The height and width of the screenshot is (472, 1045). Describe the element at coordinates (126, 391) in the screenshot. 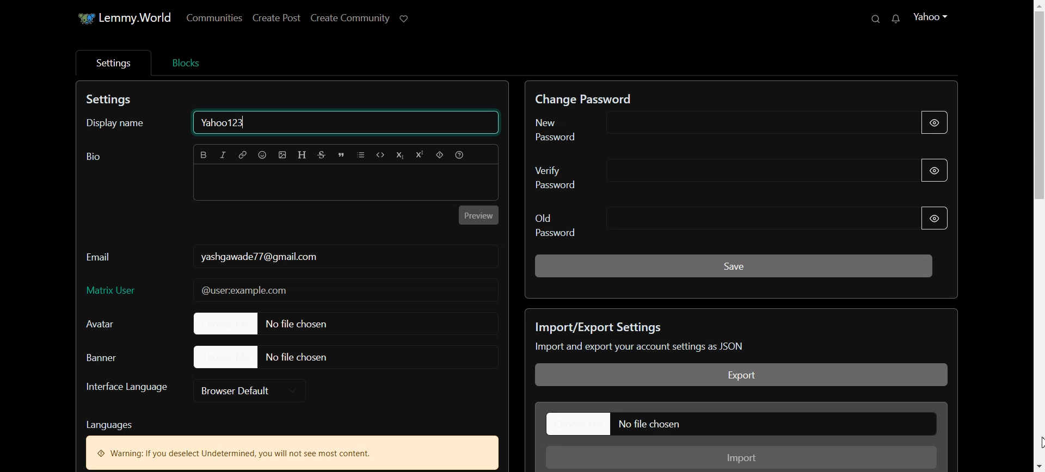

I see `Interface Language` at that location.